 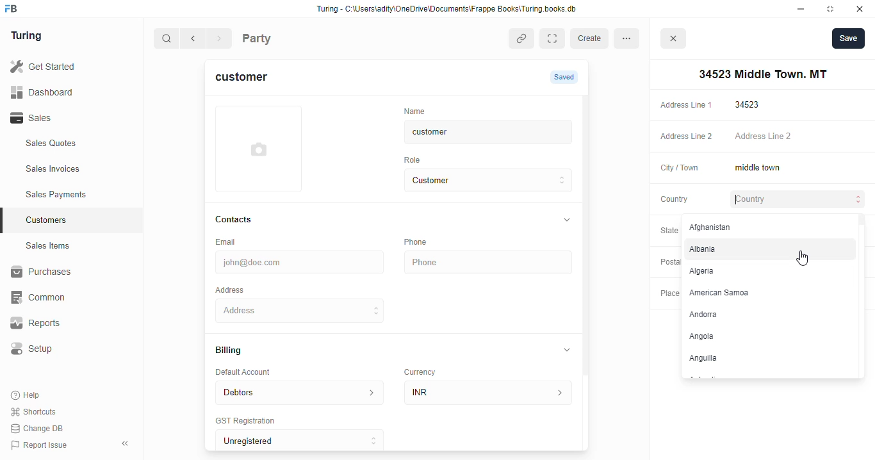 What do you see at coordinates (27, 396) in the screenshot?
I see `Help` at bounding box center [27, 396].